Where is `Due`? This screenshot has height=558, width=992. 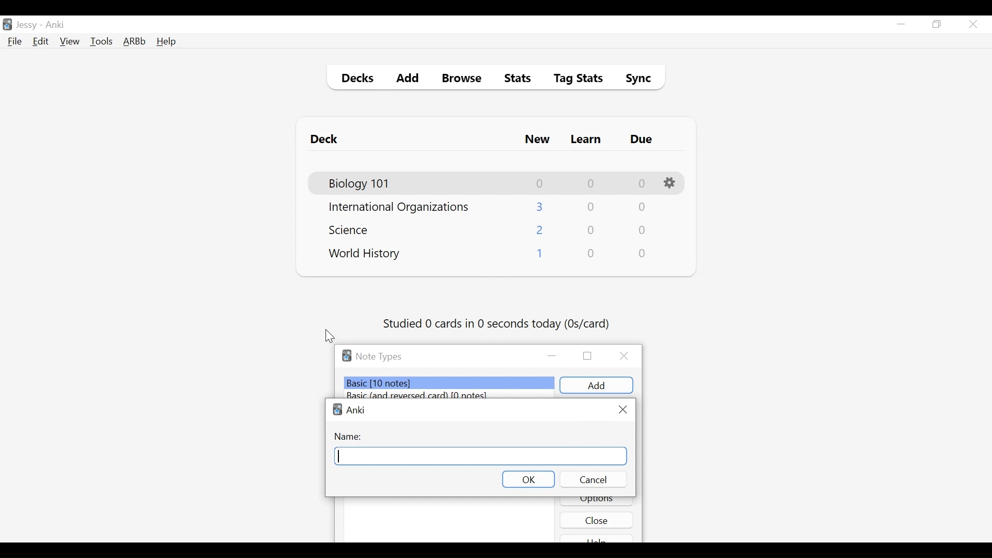 Due is located at coordinates (642, 139).